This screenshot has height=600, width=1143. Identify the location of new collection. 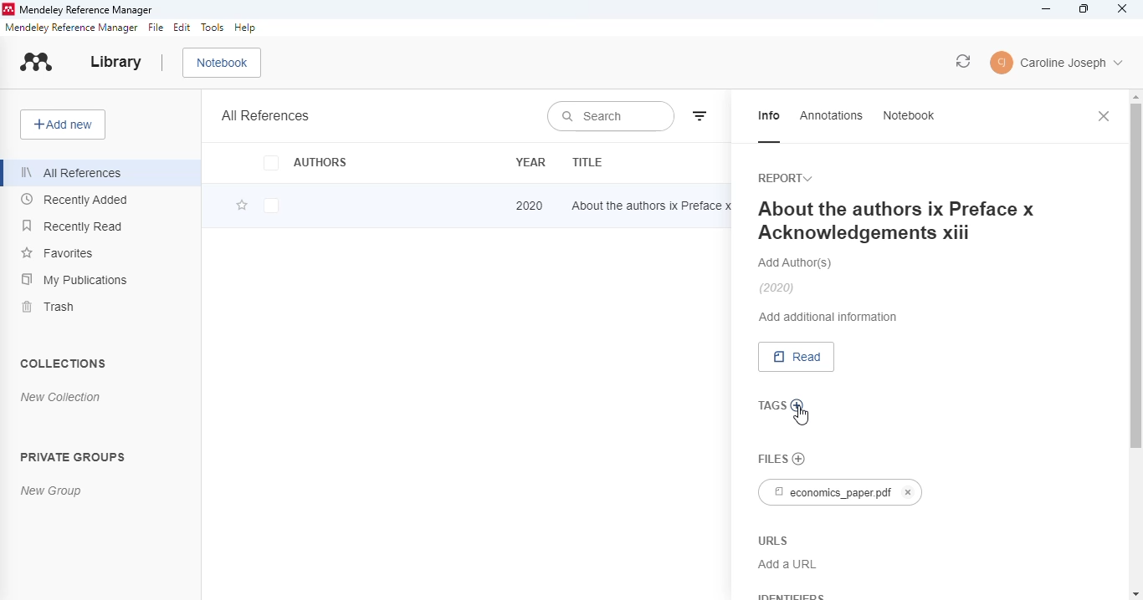
(61, 397).